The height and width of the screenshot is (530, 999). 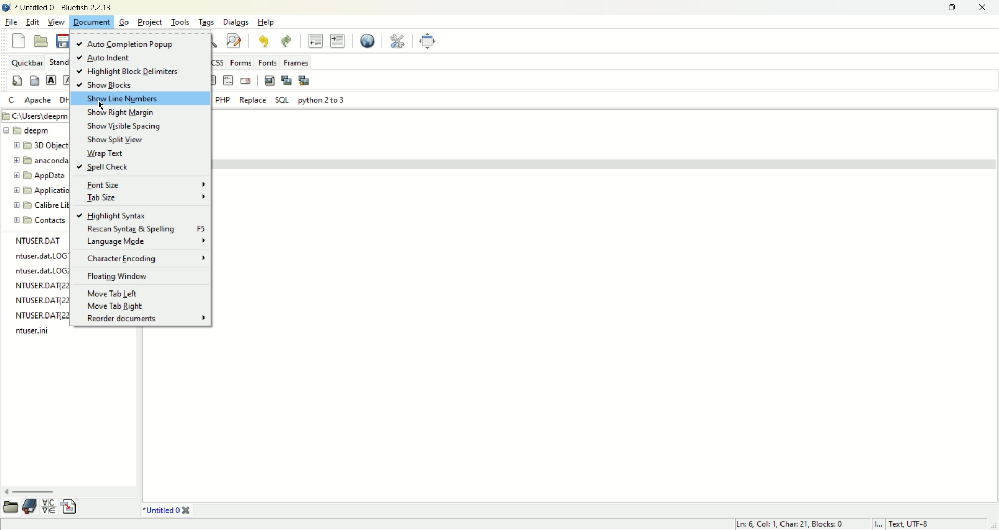 What do you see at coordinates (144, 319) in the screenshot?
I see `reorder documents` at bounding box center [144, 319].